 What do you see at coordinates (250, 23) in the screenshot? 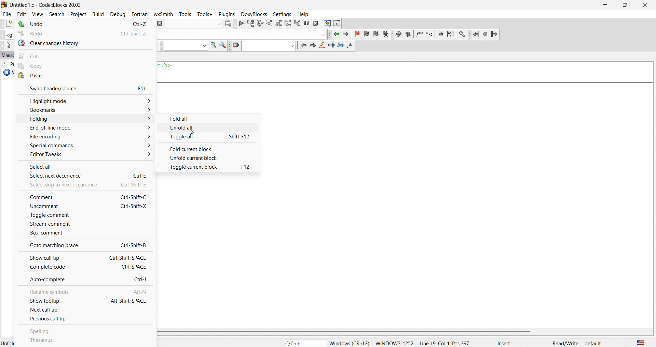
I see `run to cursor` at bounding box center [250, 23].